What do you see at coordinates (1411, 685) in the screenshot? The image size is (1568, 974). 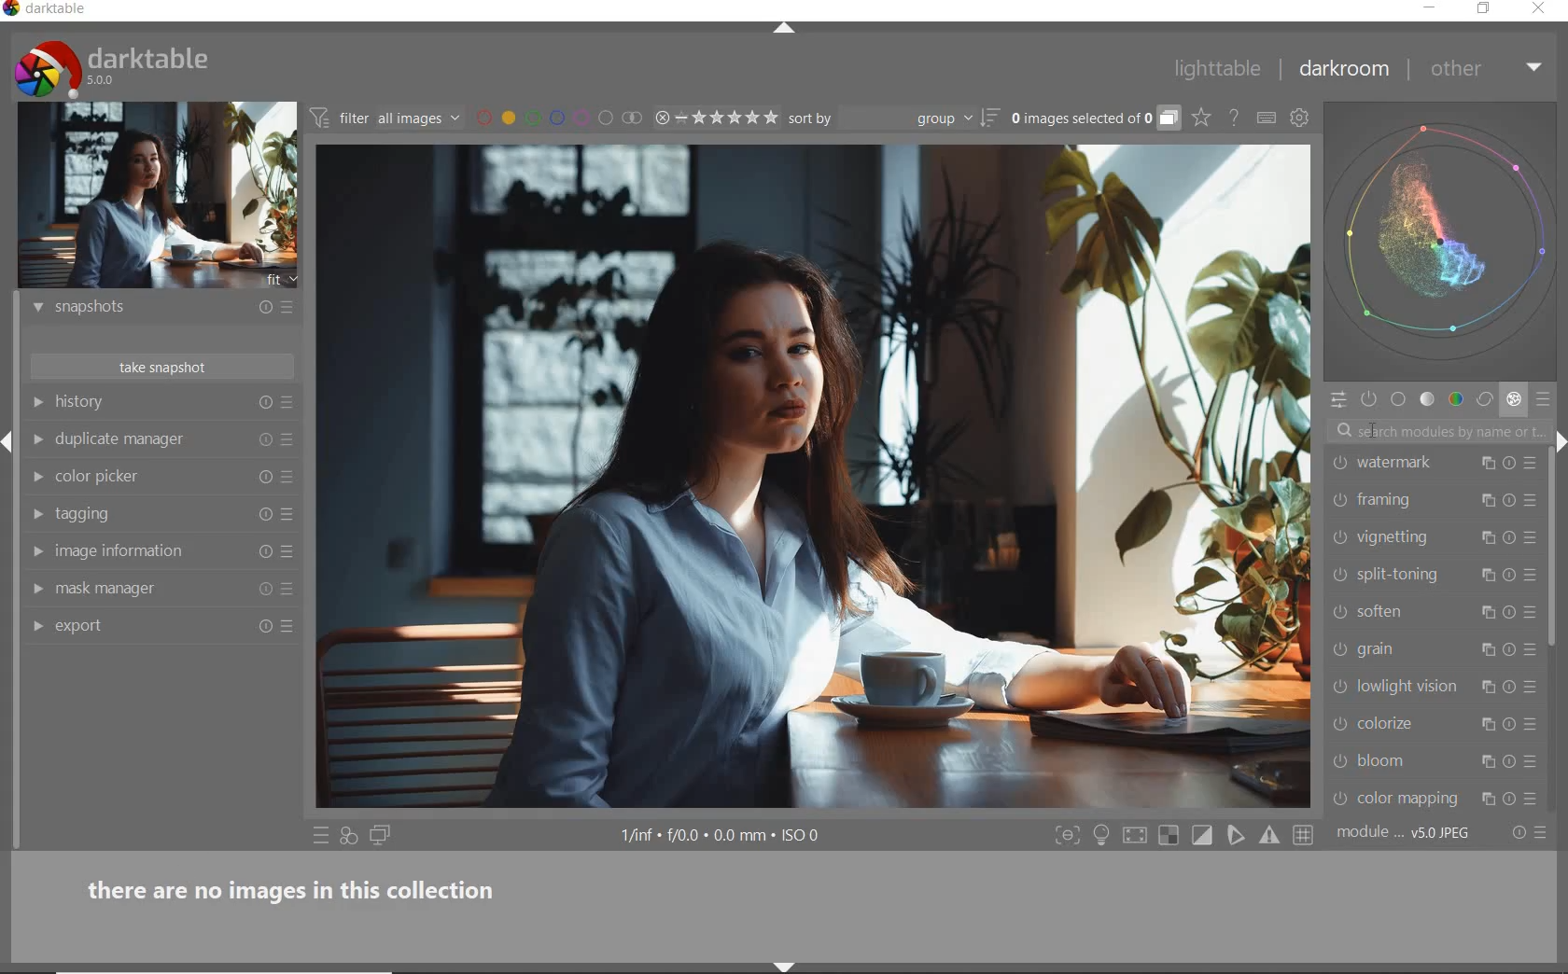 I see `lowlight vision` at bounding box center [1411, 685].